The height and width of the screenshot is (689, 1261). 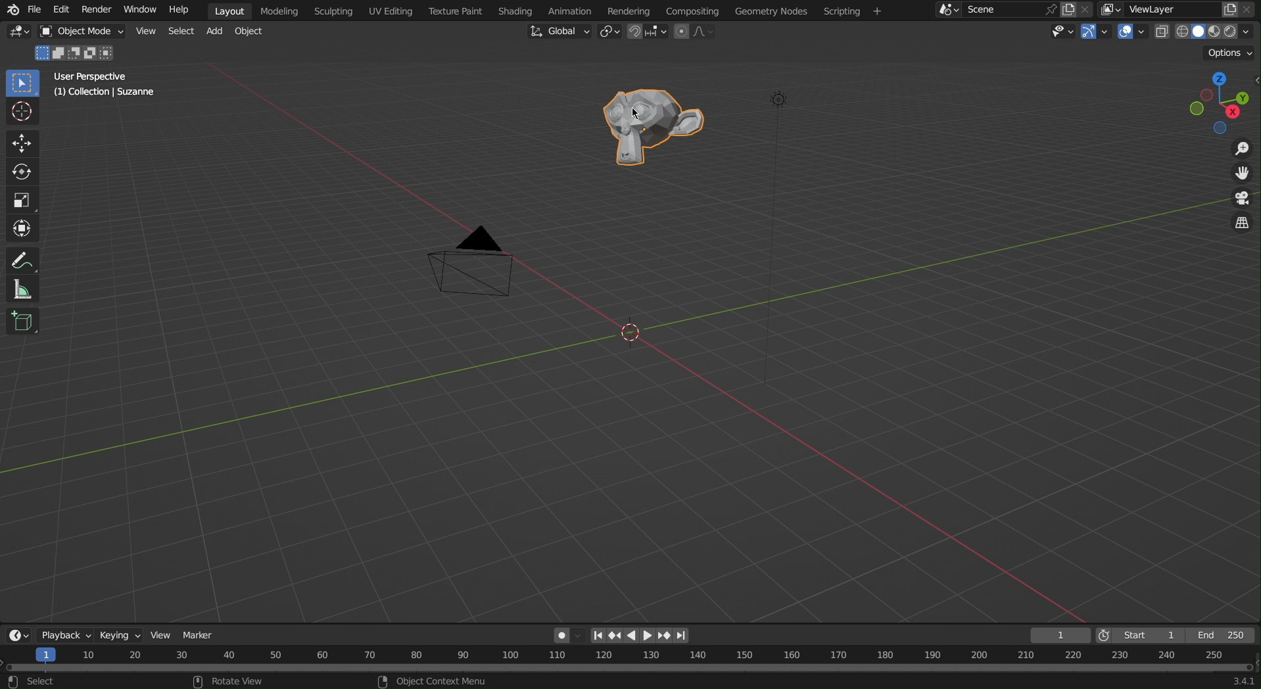 What do you see at coordinates (1222, 103) in the screenshot?
I see `Viewport` at bounding box center [1222, 103].